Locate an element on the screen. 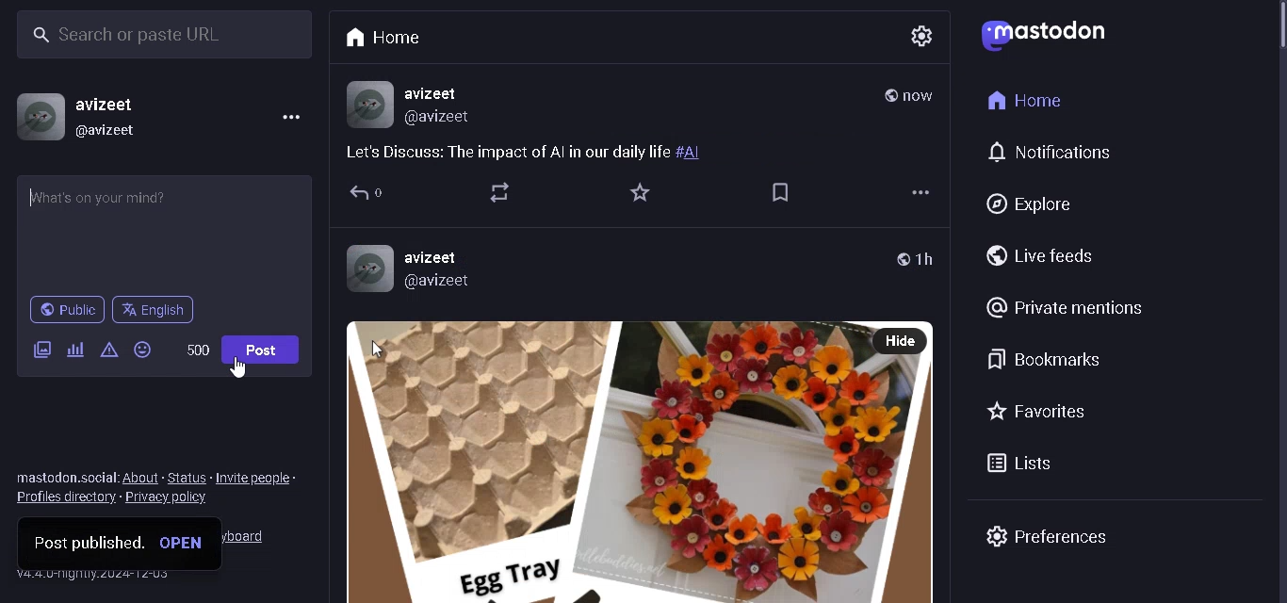  PUBLIC is located at coordinates (65, 310).